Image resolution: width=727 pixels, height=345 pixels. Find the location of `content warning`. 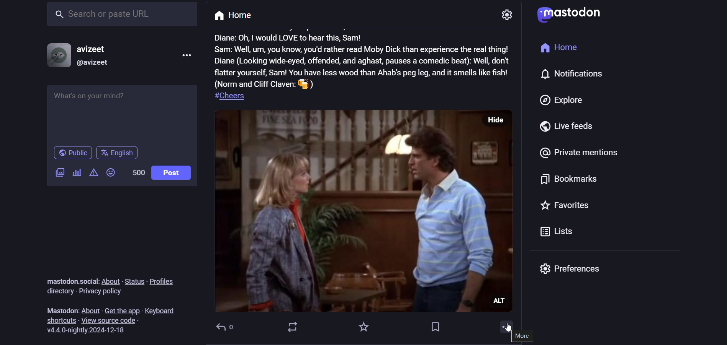

content warning is located at coordinates (93, 173).